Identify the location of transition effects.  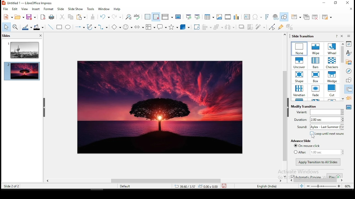
(315, 63).